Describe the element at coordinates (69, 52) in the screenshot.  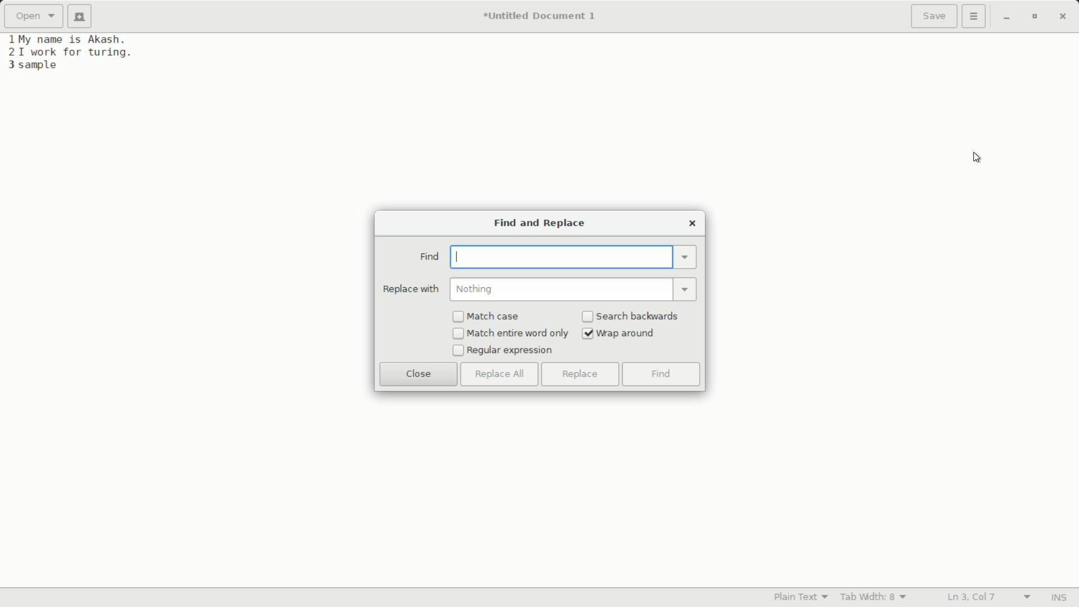
I see `21 work for turing.` at that location.